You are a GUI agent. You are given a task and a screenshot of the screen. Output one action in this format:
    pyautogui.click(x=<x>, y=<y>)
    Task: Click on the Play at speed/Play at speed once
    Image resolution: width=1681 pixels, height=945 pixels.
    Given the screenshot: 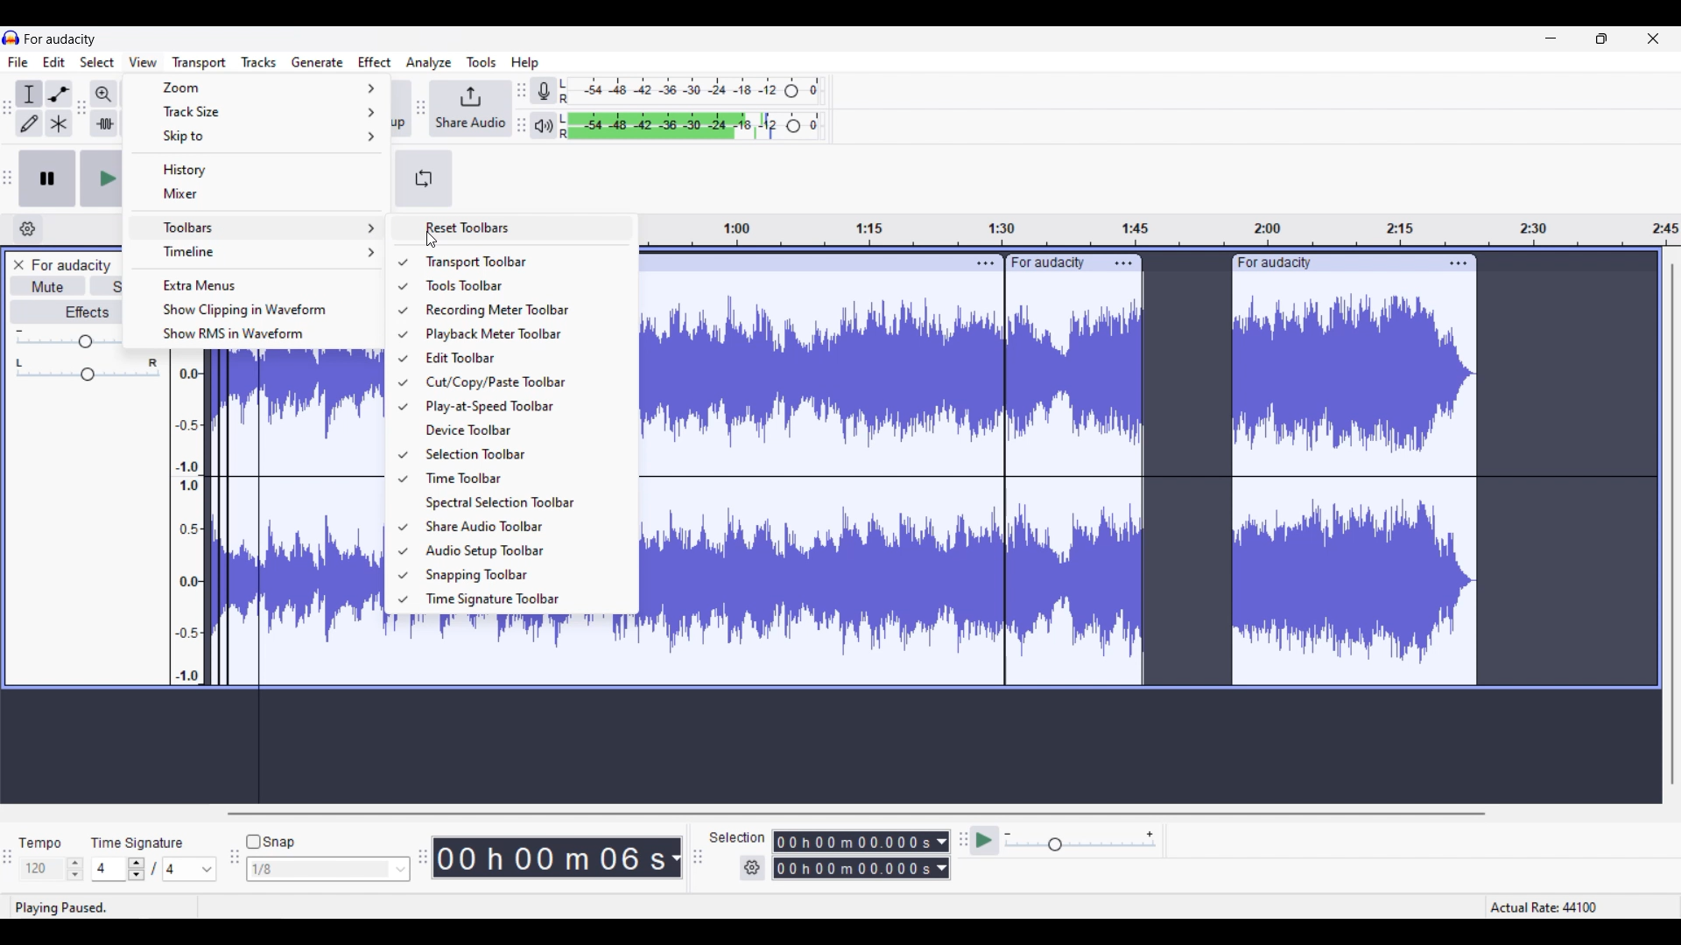 What is the action you would take?
    pyautogui.click(x=985, y=840)
    